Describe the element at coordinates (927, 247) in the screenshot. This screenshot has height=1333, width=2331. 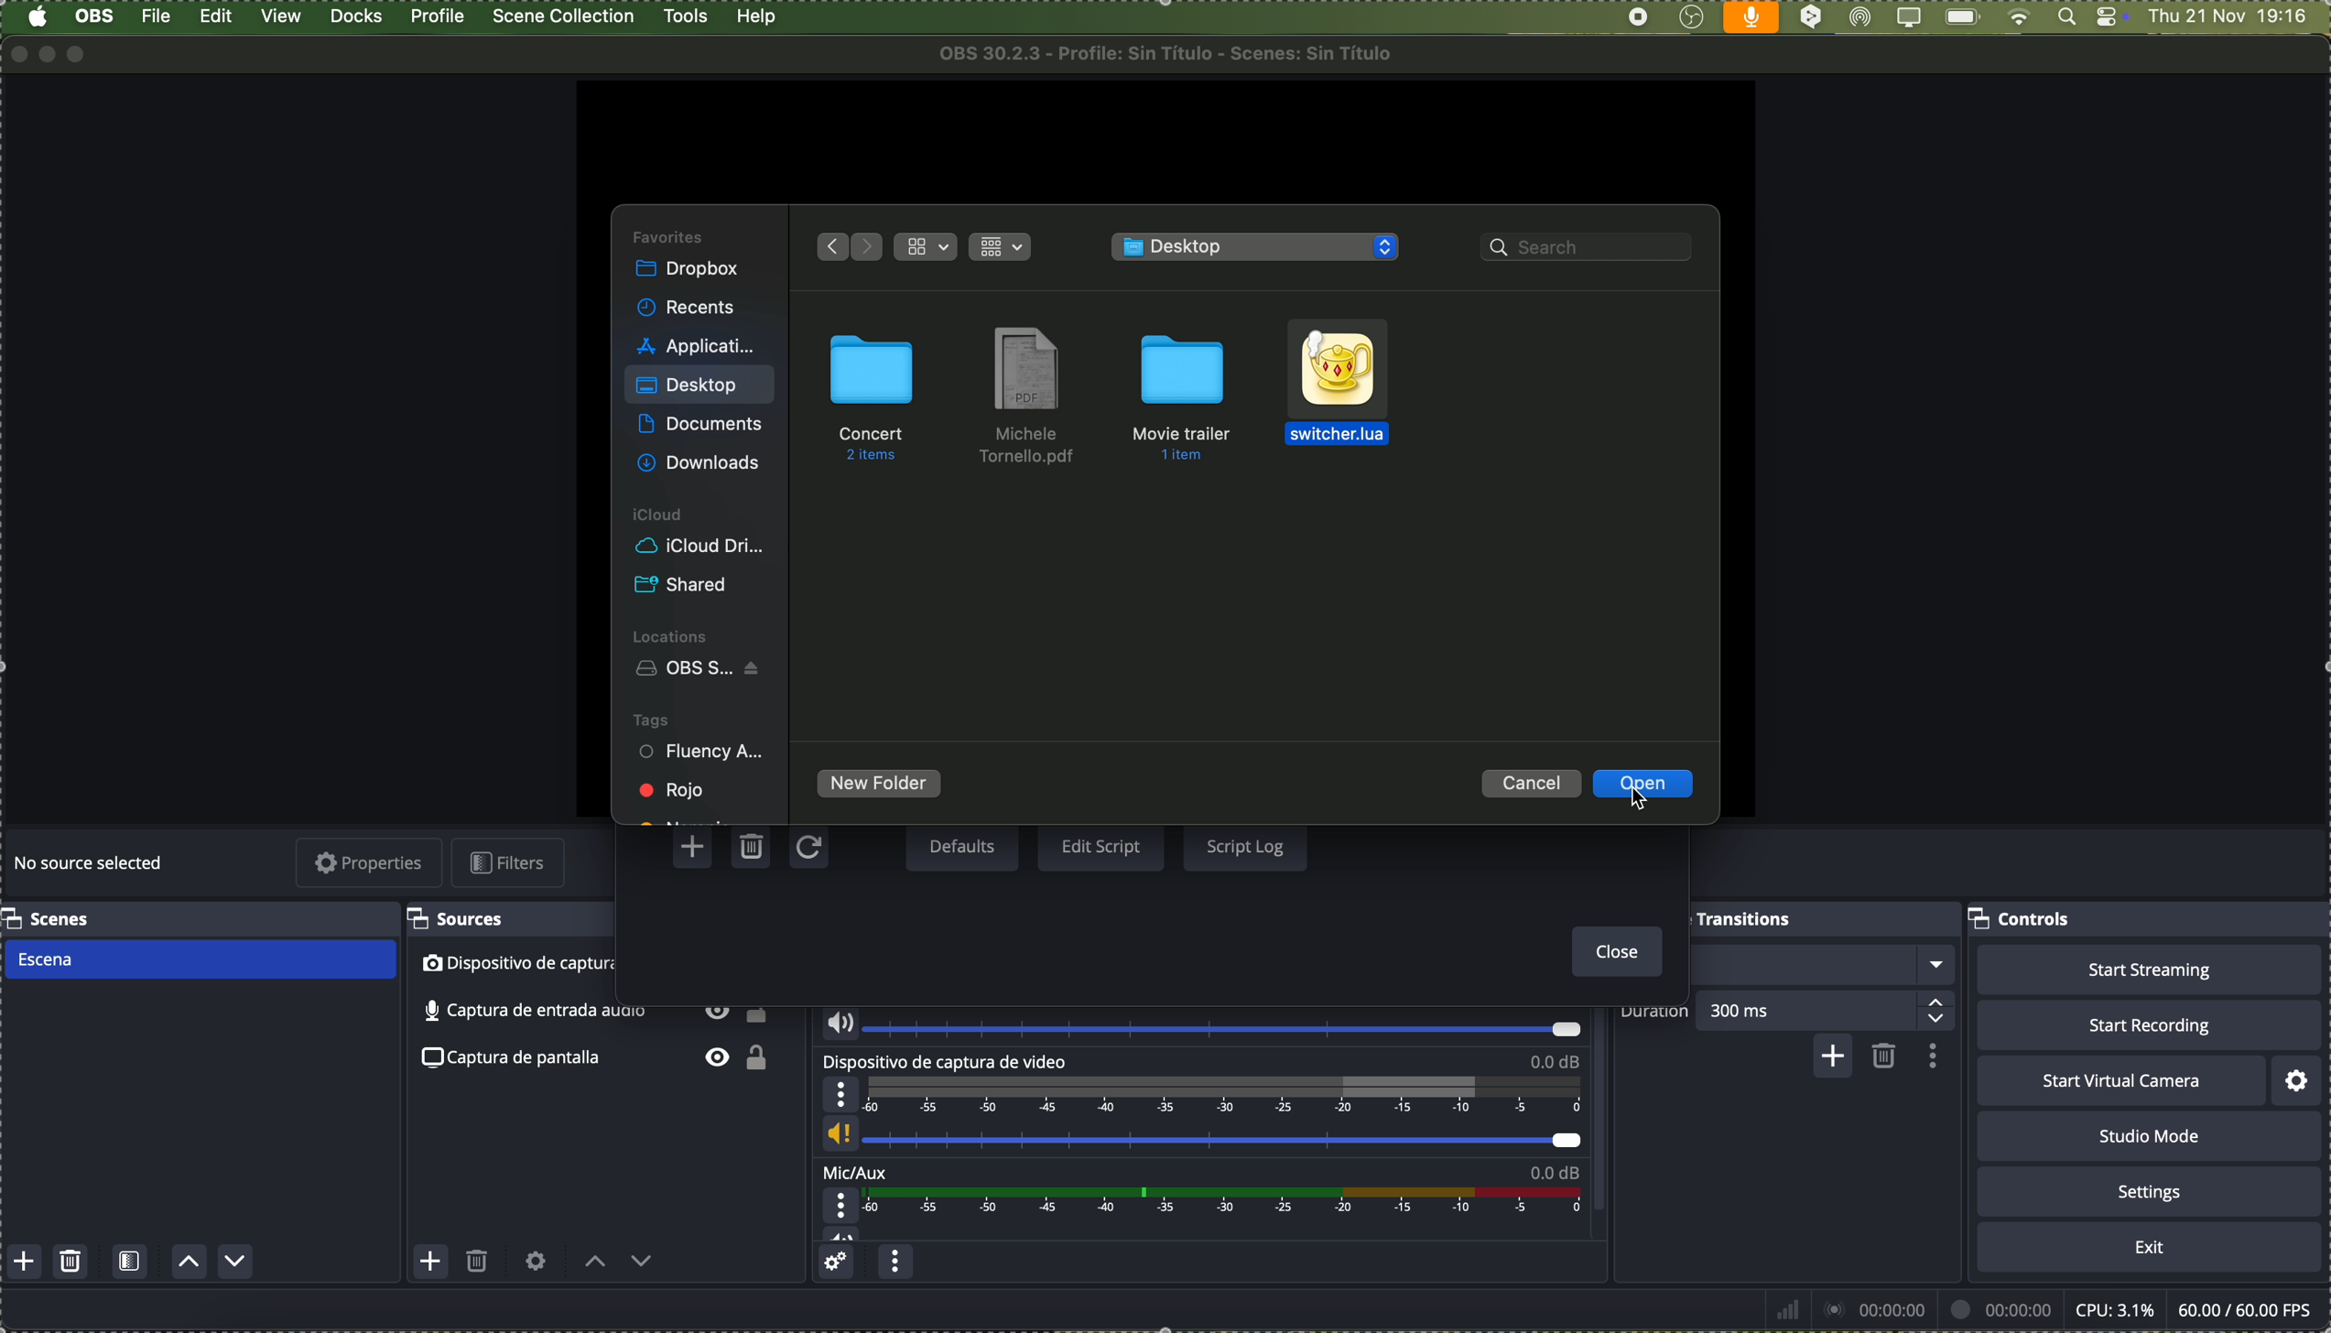
I see `grid view` at that location.